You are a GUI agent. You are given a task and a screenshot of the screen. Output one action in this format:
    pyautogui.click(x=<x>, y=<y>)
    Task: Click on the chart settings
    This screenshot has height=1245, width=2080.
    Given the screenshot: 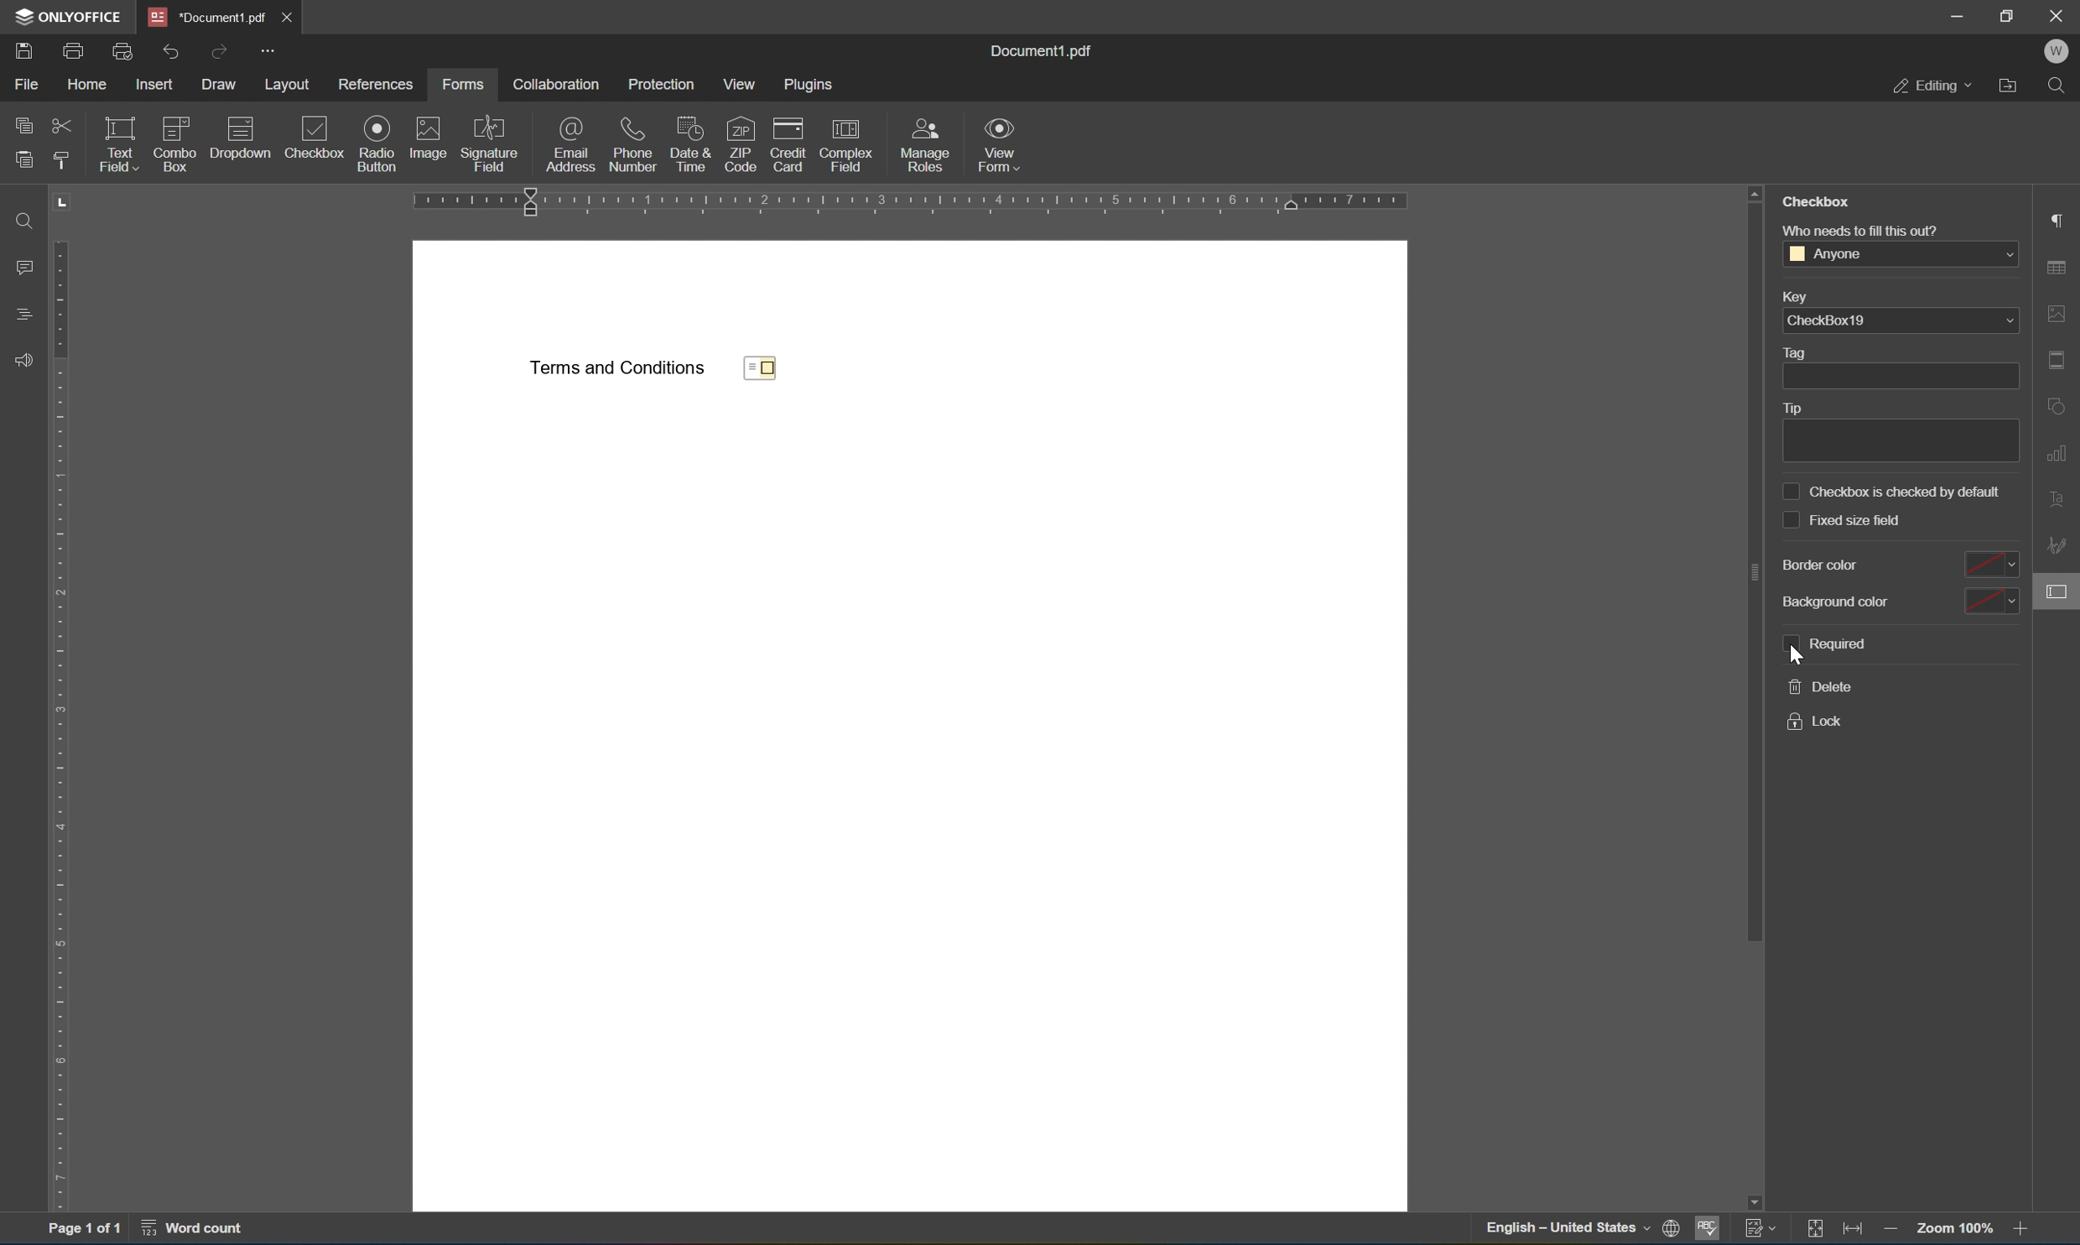 What is the action you would take?
    pyautogui.click(x=2058, y=456)
    